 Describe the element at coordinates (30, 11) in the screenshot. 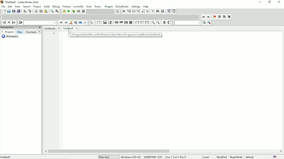

I see `Redo` at that location.